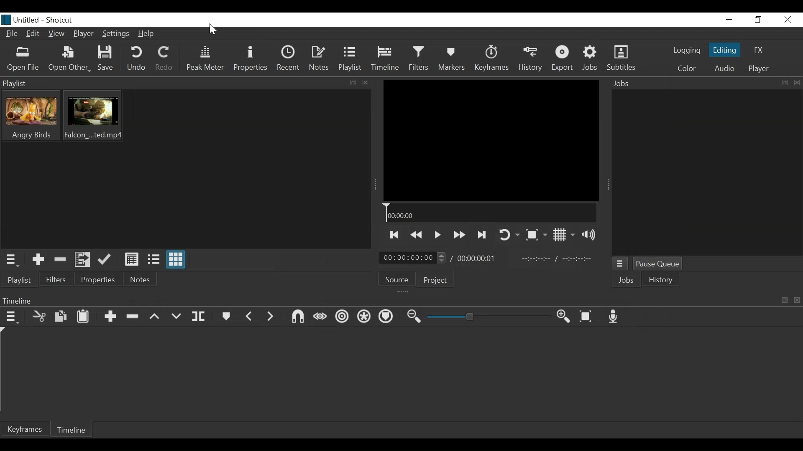 This screenshot has height=451, width=803. What do you see at coordinates (12, 316) in the screenshot?
I see `Timeline Menu` at bounding box center [12, 316].